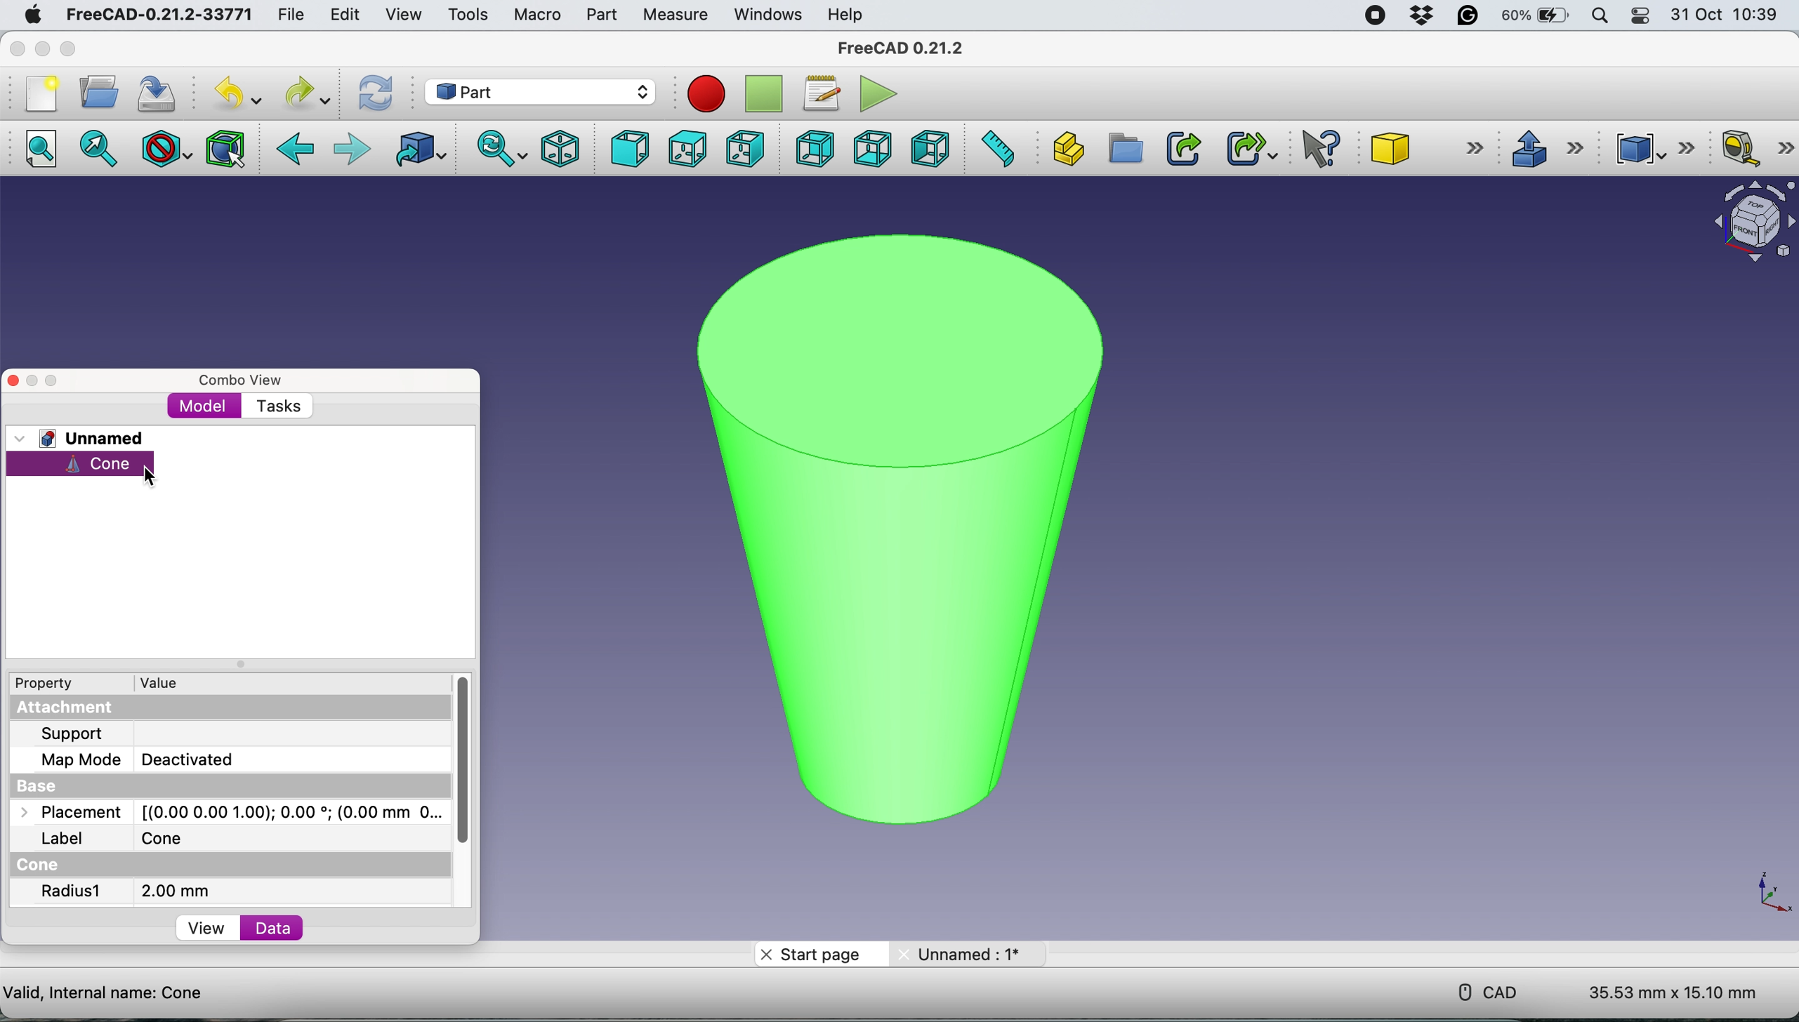 This screenshot has width=1799, height=1022. I want to click on cone, so click(890, 519).